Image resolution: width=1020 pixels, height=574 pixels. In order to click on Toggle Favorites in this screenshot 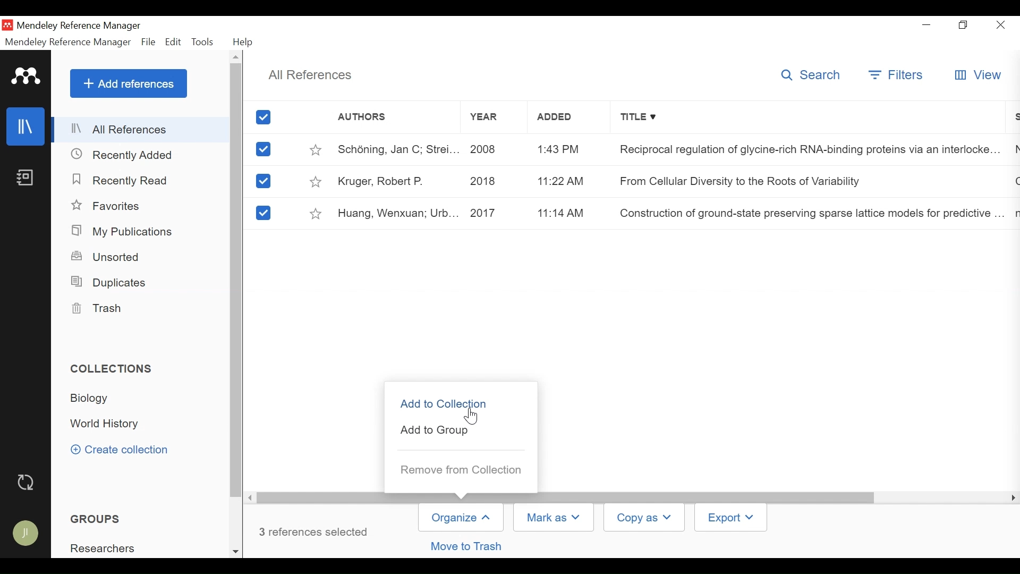, I will do `click(315, 213)`.